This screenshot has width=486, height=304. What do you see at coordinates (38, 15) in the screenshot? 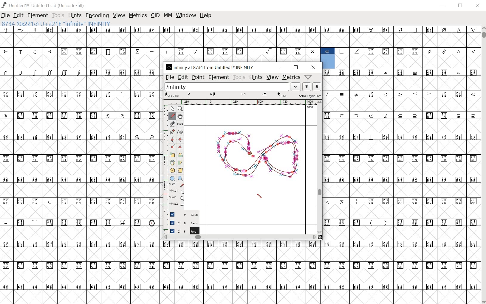
I see `element` at bounding box center [38, 15].